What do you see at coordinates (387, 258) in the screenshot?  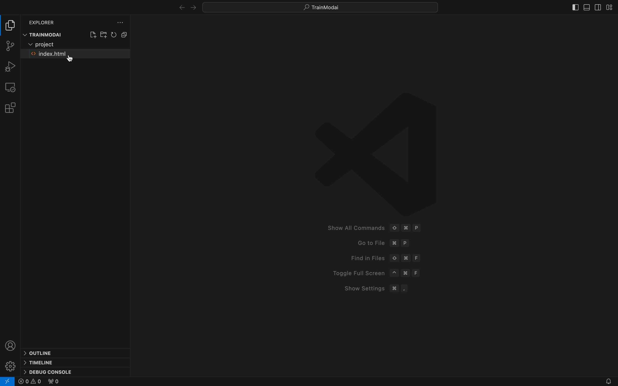 I see `Find` at bounding box center [387, 258].